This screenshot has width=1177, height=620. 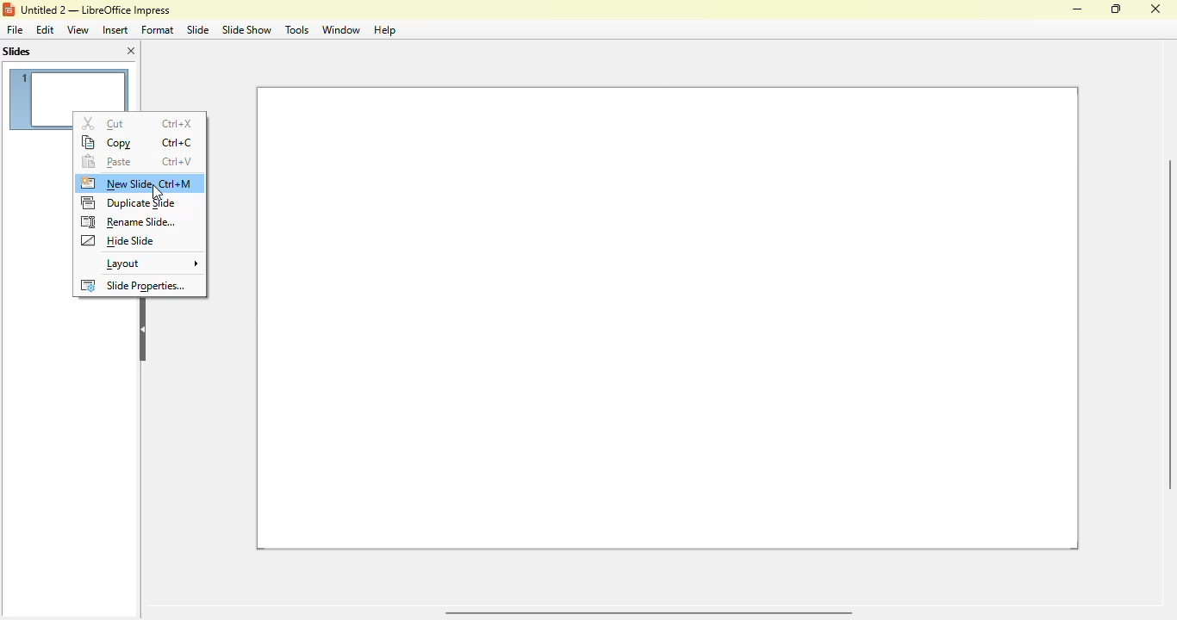 I want to click on help, so click(x=385, y=30).